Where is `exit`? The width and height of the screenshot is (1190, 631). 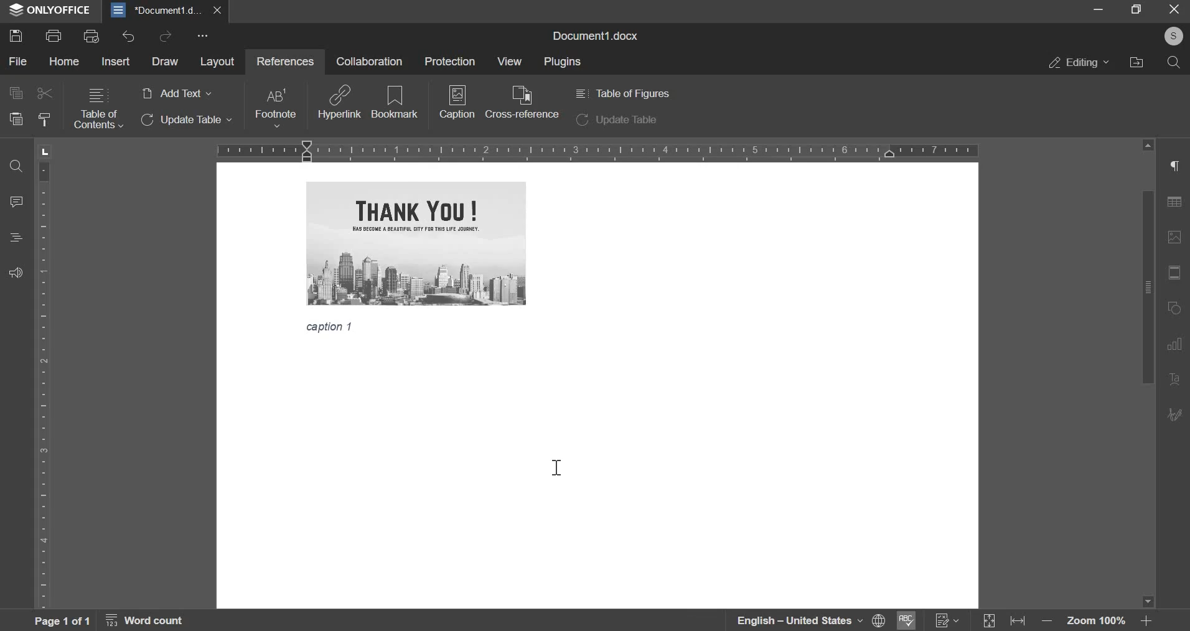 exit is located at coordinates (1175, 10).